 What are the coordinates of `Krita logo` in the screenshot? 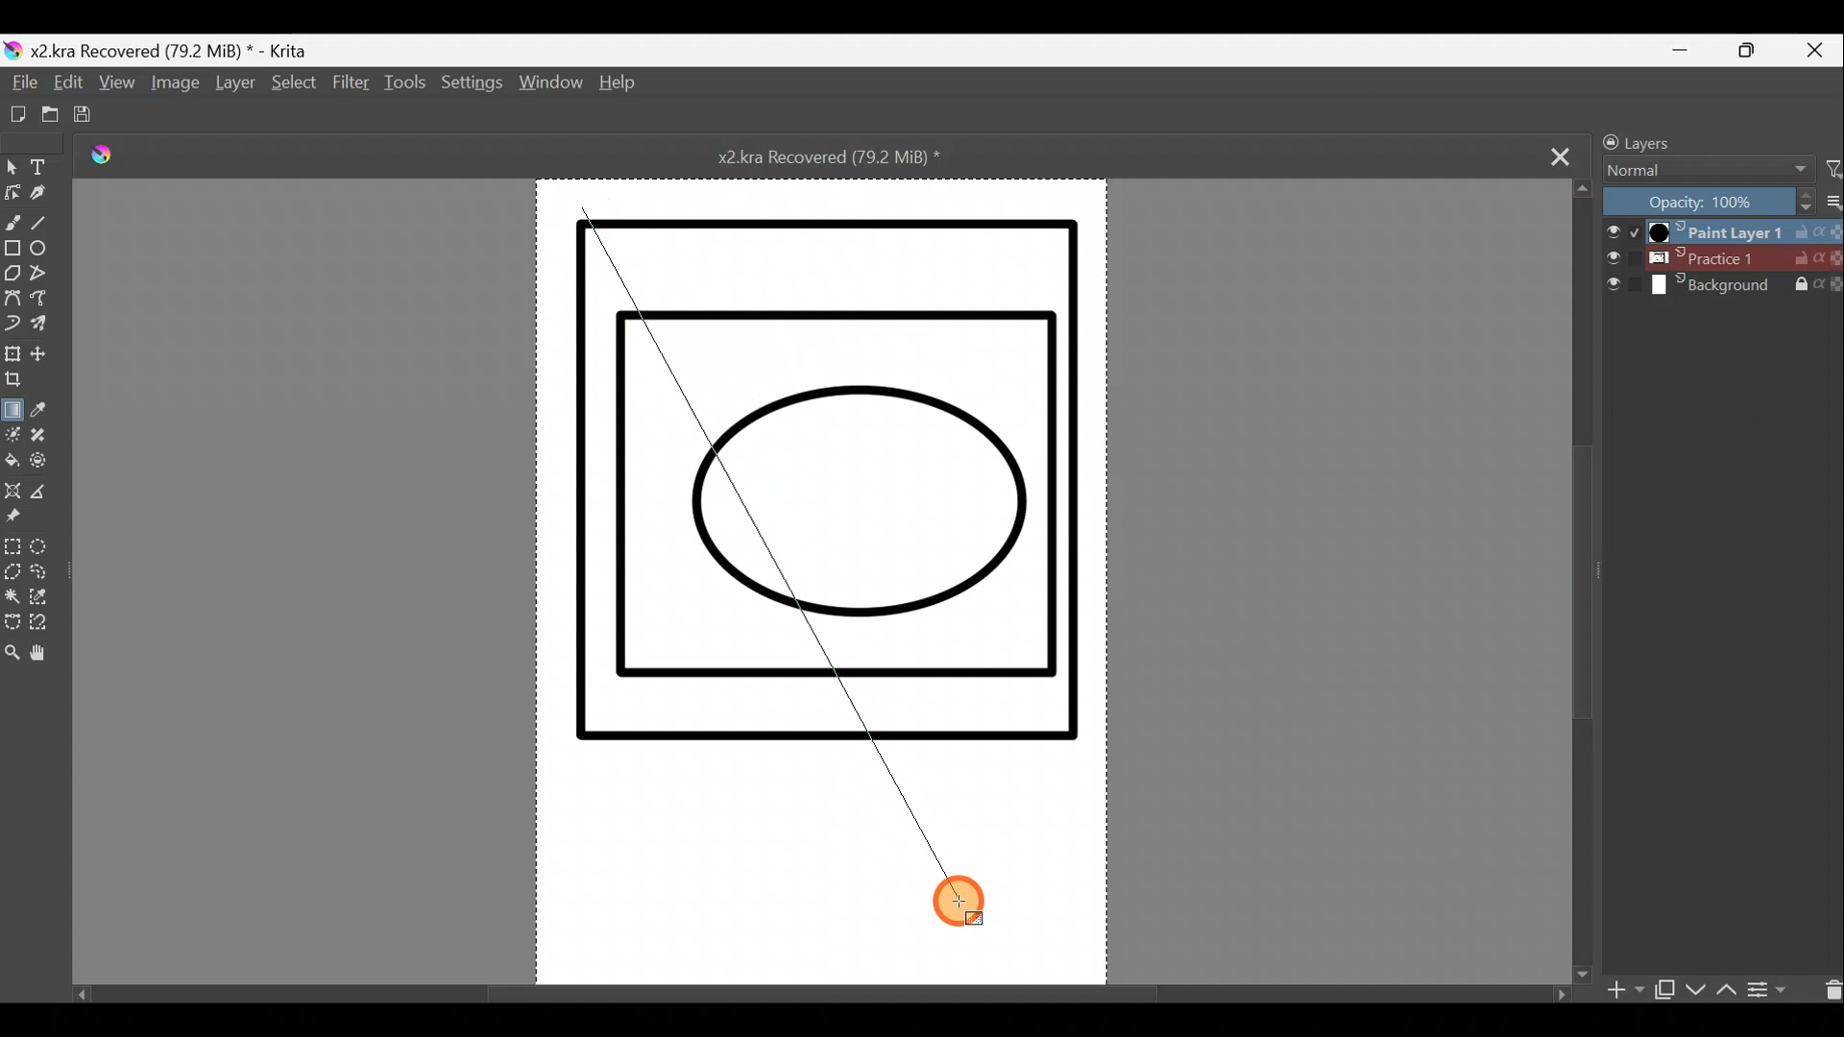 It's located at (114, 158).